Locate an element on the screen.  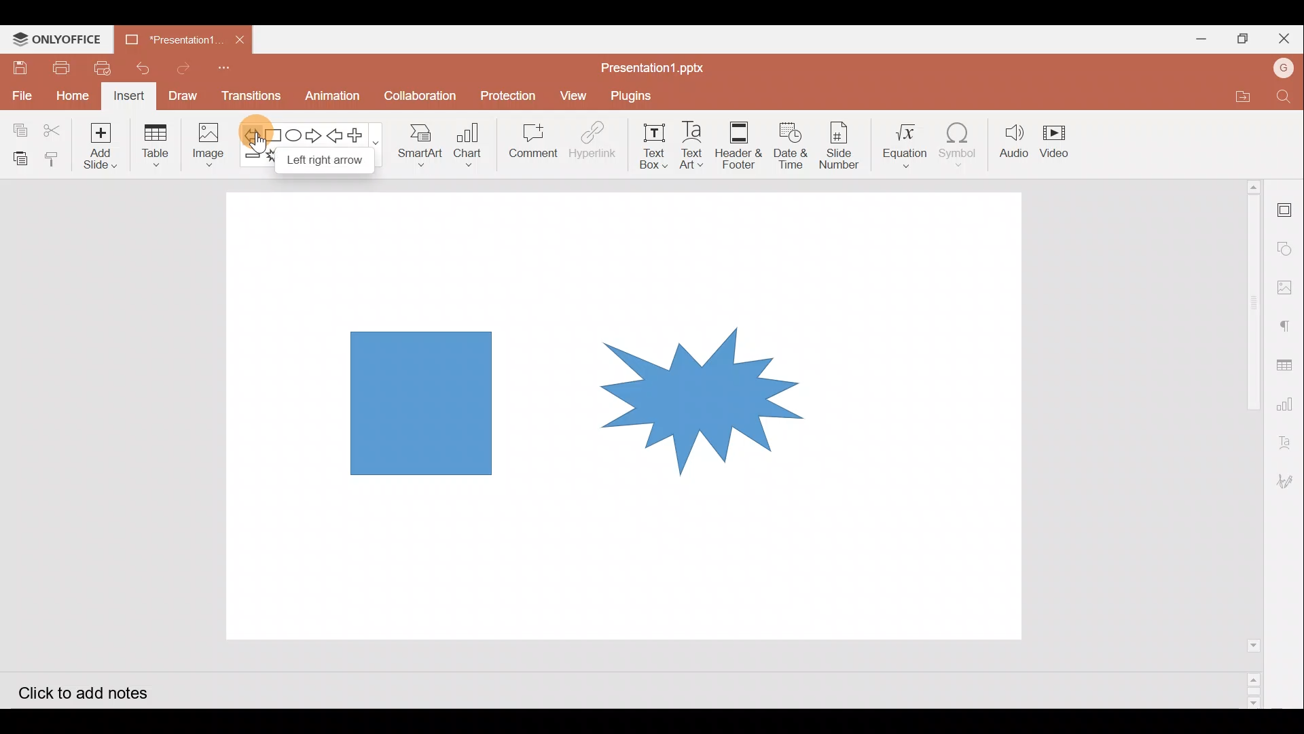
Signature settings is located at coordinates (1289, 483).